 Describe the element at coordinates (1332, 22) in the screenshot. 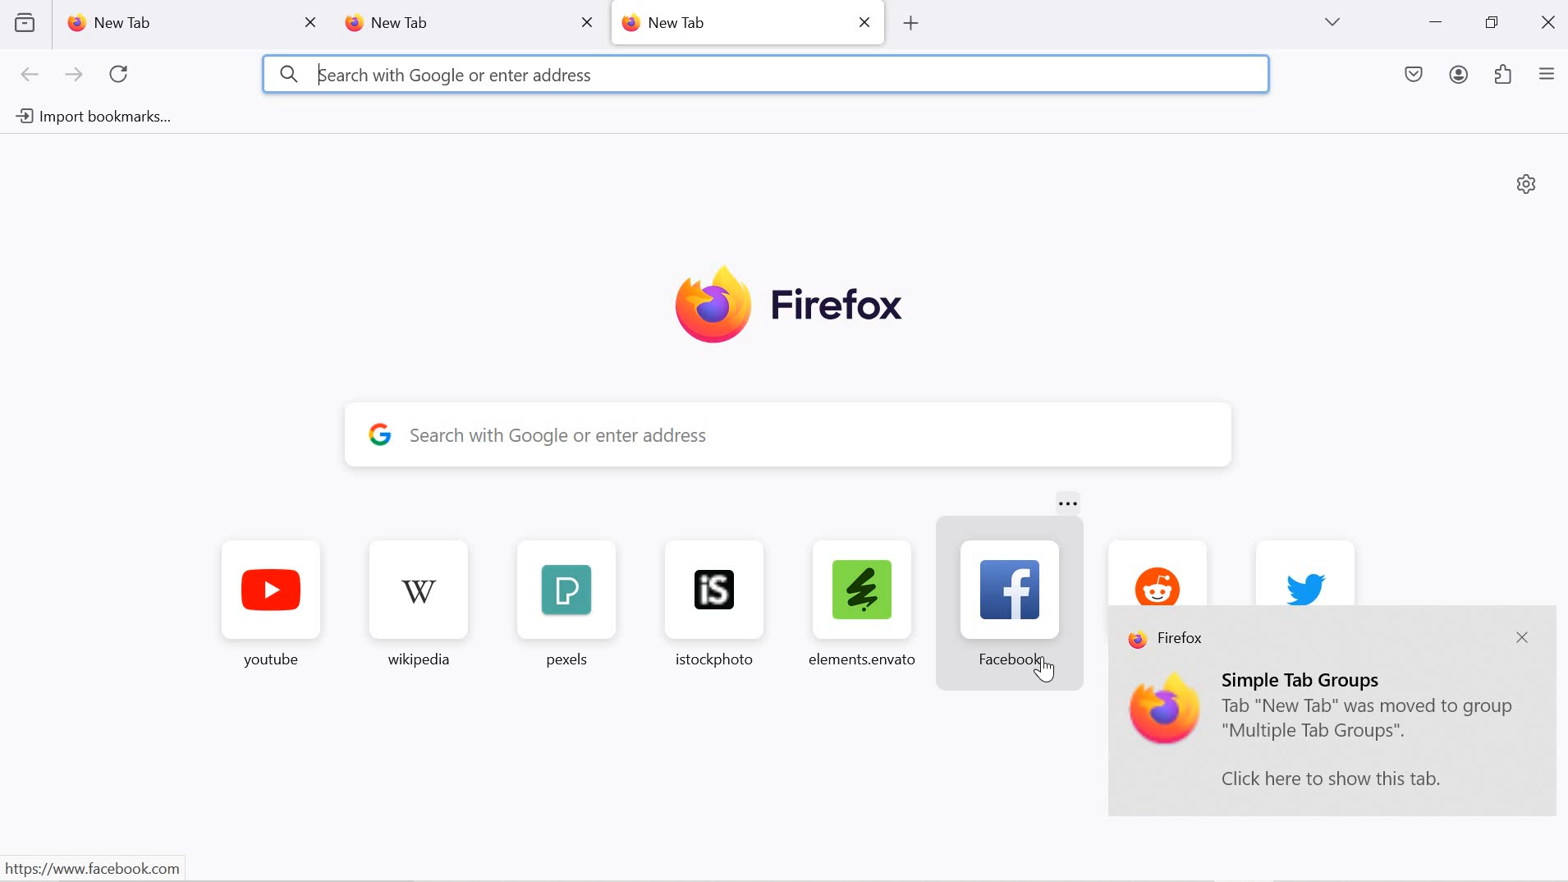

I see `list all tabs` at that location.